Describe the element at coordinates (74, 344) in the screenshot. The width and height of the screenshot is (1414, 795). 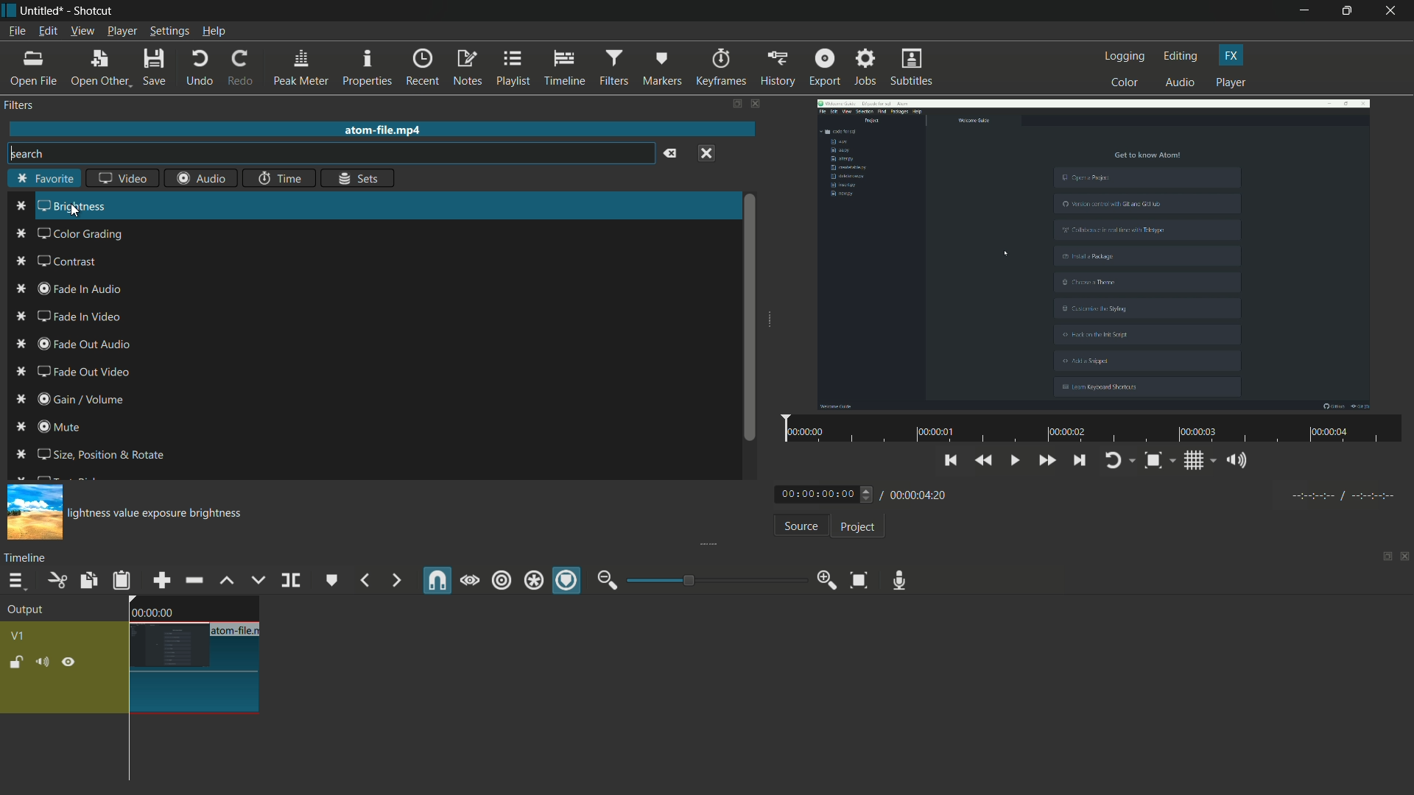
I see `fade out audio` at that location.